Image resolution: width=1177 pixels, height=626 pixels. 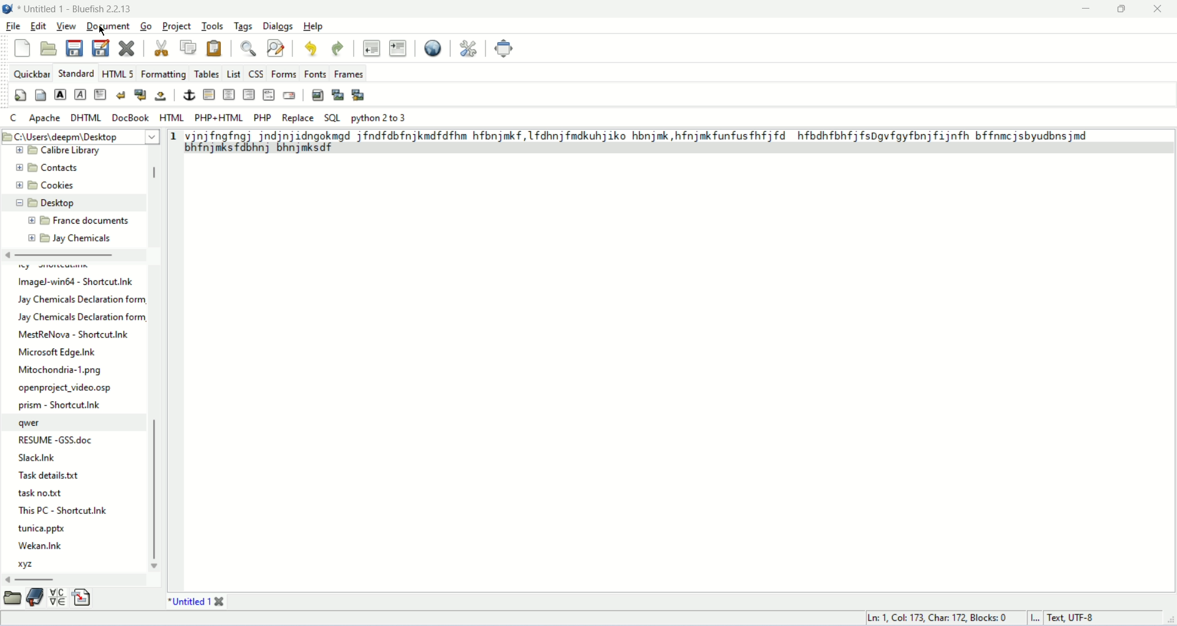 I want to click on Contacts, so click(x=61, y=168).